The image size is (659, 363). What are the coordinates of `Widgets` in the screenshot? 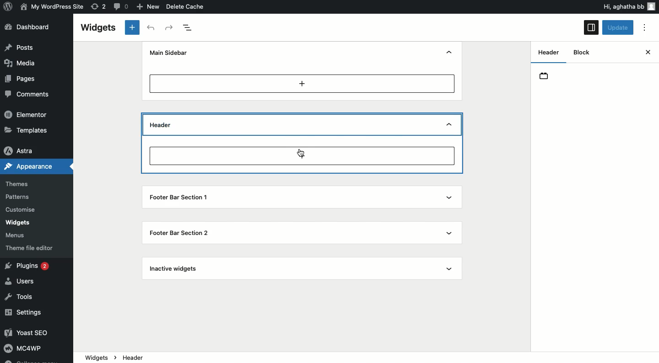 It's located at (97, 28).